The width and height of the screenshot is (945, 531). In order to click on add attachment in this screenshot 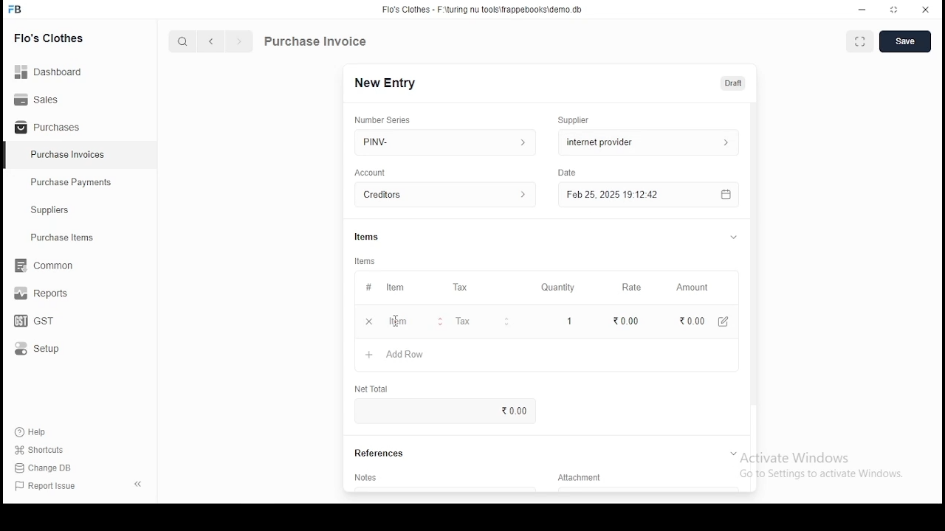, I will do `click(648, 490)`.